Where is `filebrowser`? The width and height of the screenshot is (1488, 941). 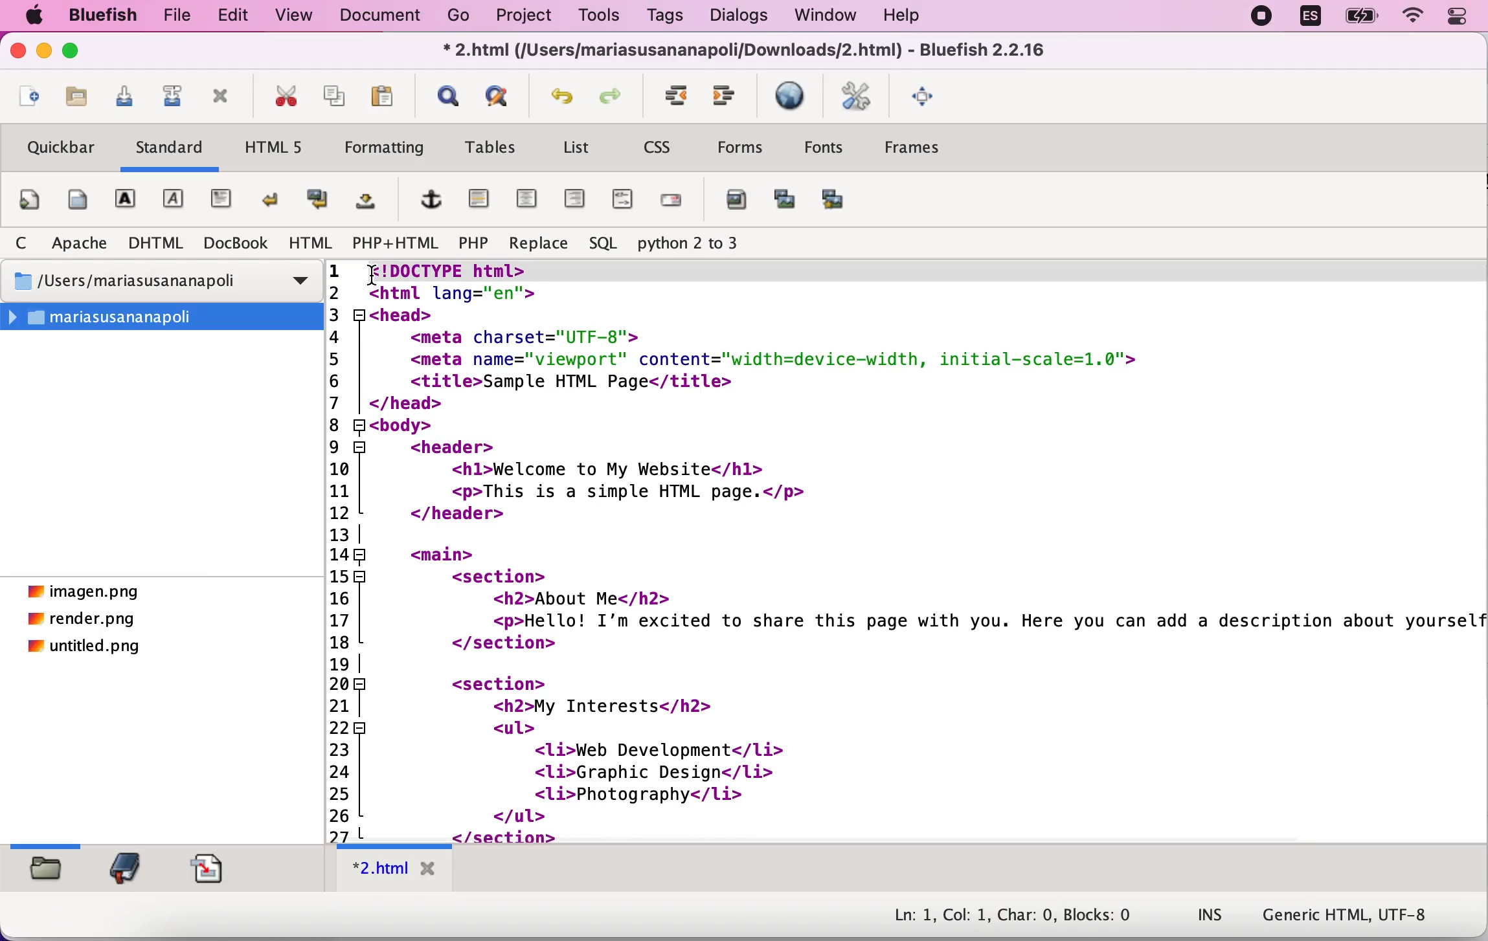 filebrowser is located at coordinates (47, 874).